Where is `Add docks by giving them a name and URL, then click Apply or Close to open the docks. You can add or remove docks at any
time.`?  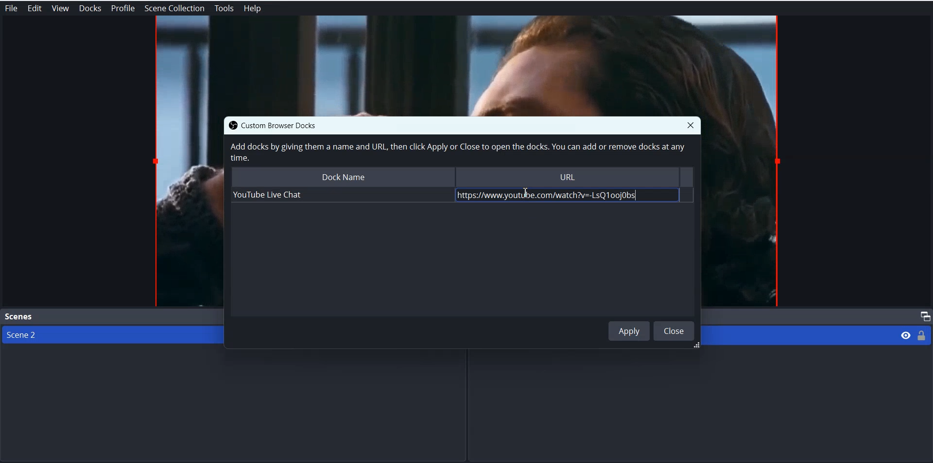
Add docks by giving them a name and URL, then click Apply or Close to open the docks. You can add or remove docks at any
time. is located at coordinates (456, 152).